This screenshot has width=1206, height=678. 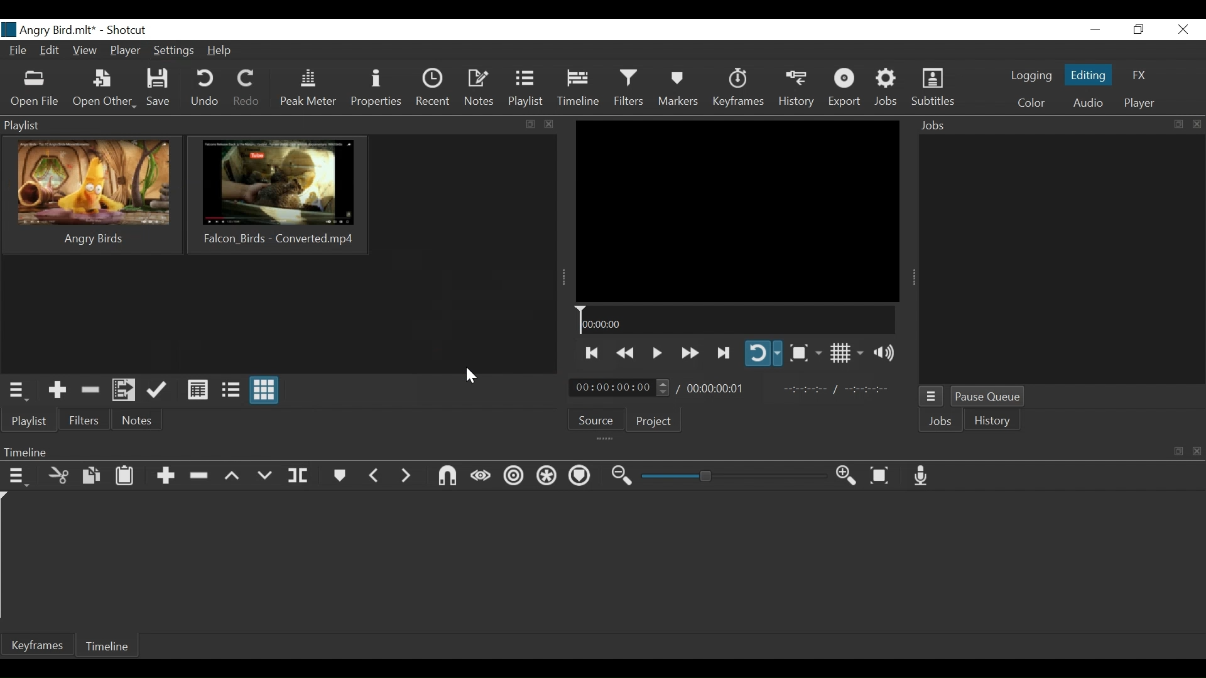 What do you see at coordinates (838, 390) in the screenshot?
I see `In point` at bounding box center [838, 390].